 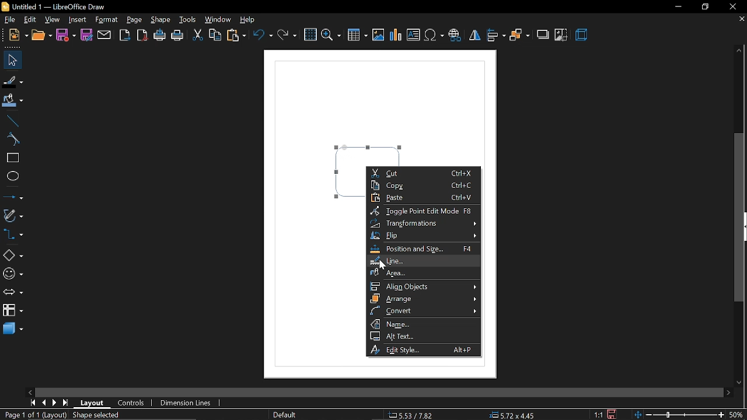 What do you see at coordinates (474, 37) in the screenshot?
I see `flip` at bounding box center [474, 37].